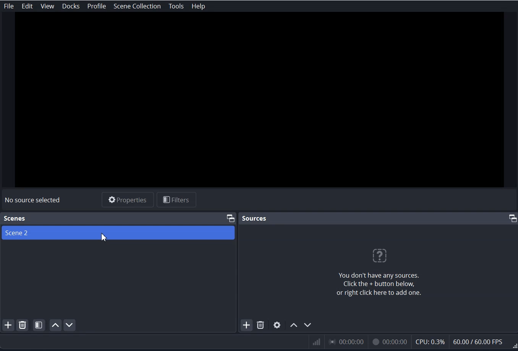 Image resolution: width=518 pixels, height=351 pixels. What do you see at coordinates (136, 6) in the screenshot?
I see `Scene Collection` at bounding box center [136, 6].